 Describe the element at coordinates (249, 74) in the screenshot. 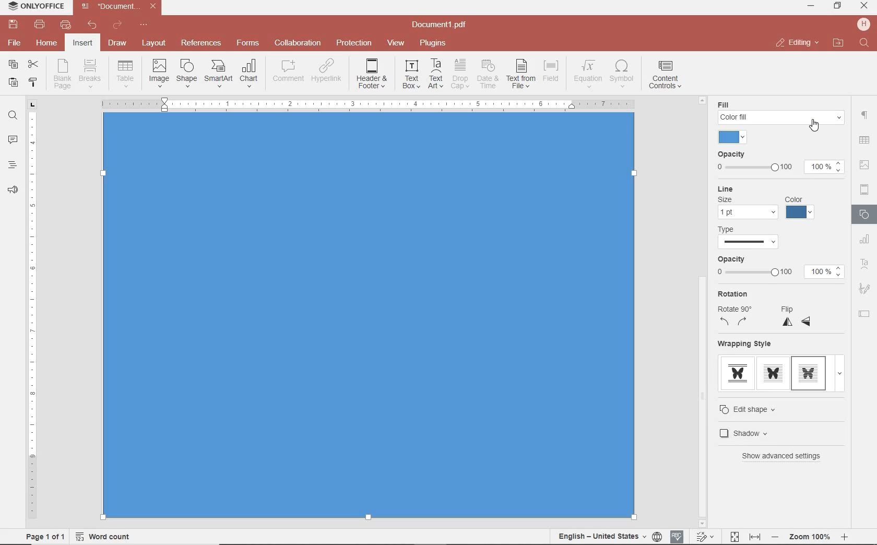

I see `INSERT CHAT` at that location.